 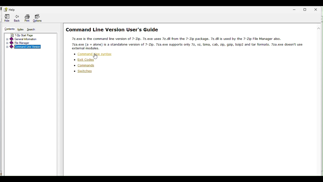 I want to click on Switches, so click(x=81, y=72).